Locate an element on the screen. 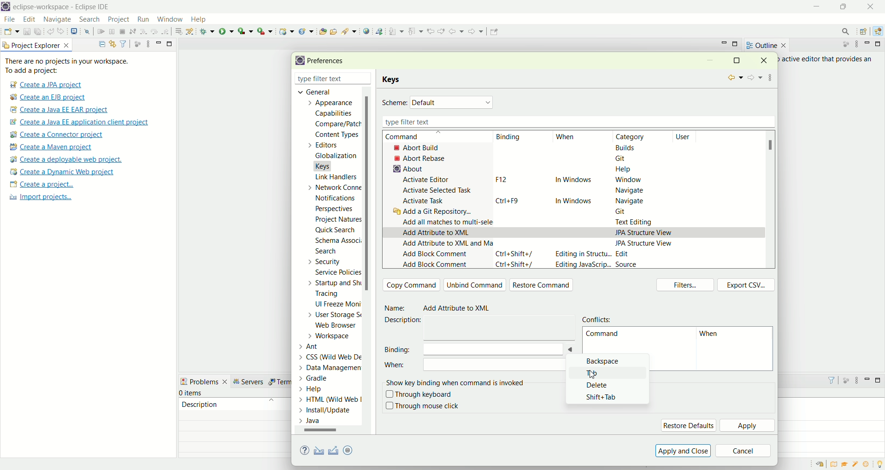 The width and height of the screenshot is (885, 470). type filter text is located at coordinates (576, 122).